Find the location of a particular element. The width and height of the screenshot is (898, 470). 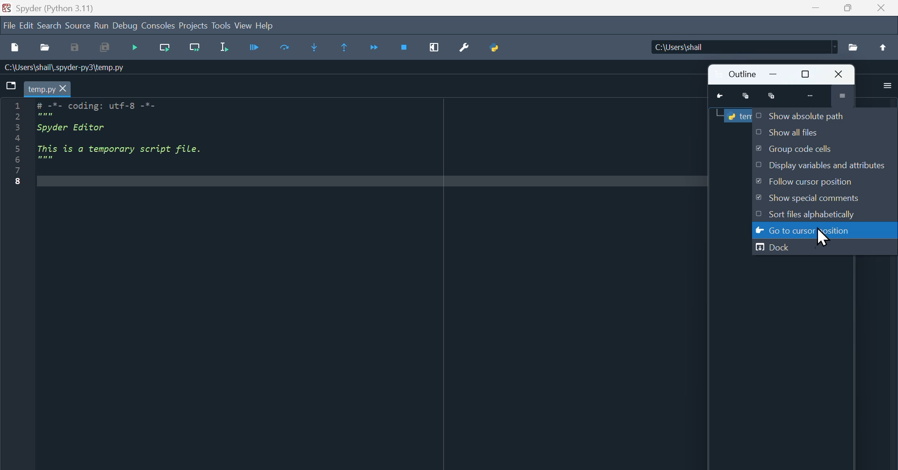

Maximise current window is located at coordinates (434, 47).